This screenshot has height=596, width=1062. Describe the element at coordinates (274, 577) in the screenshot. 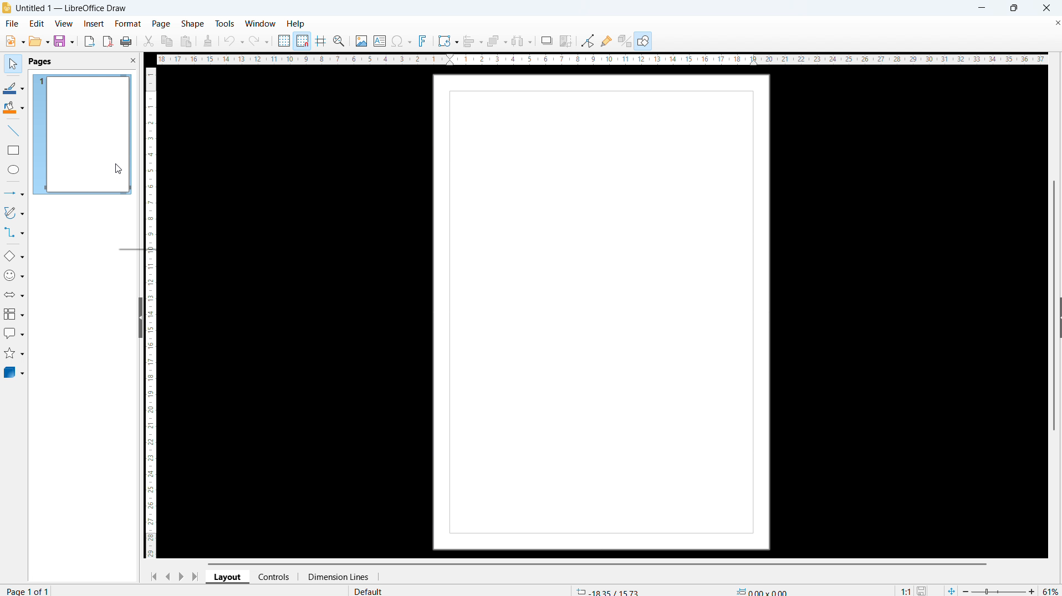

I see `controls` at that location.